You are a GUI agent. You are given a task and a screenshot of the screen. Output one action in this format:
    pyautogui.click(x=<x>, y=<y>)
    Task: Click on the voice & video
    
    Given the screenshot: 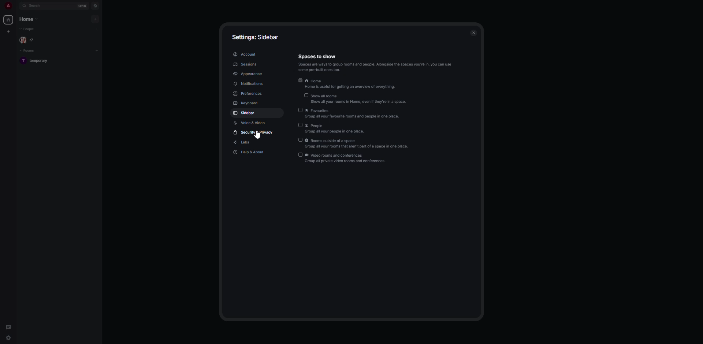 What is the action you would take?
    pyautogui.click(x=252, y=123)
    